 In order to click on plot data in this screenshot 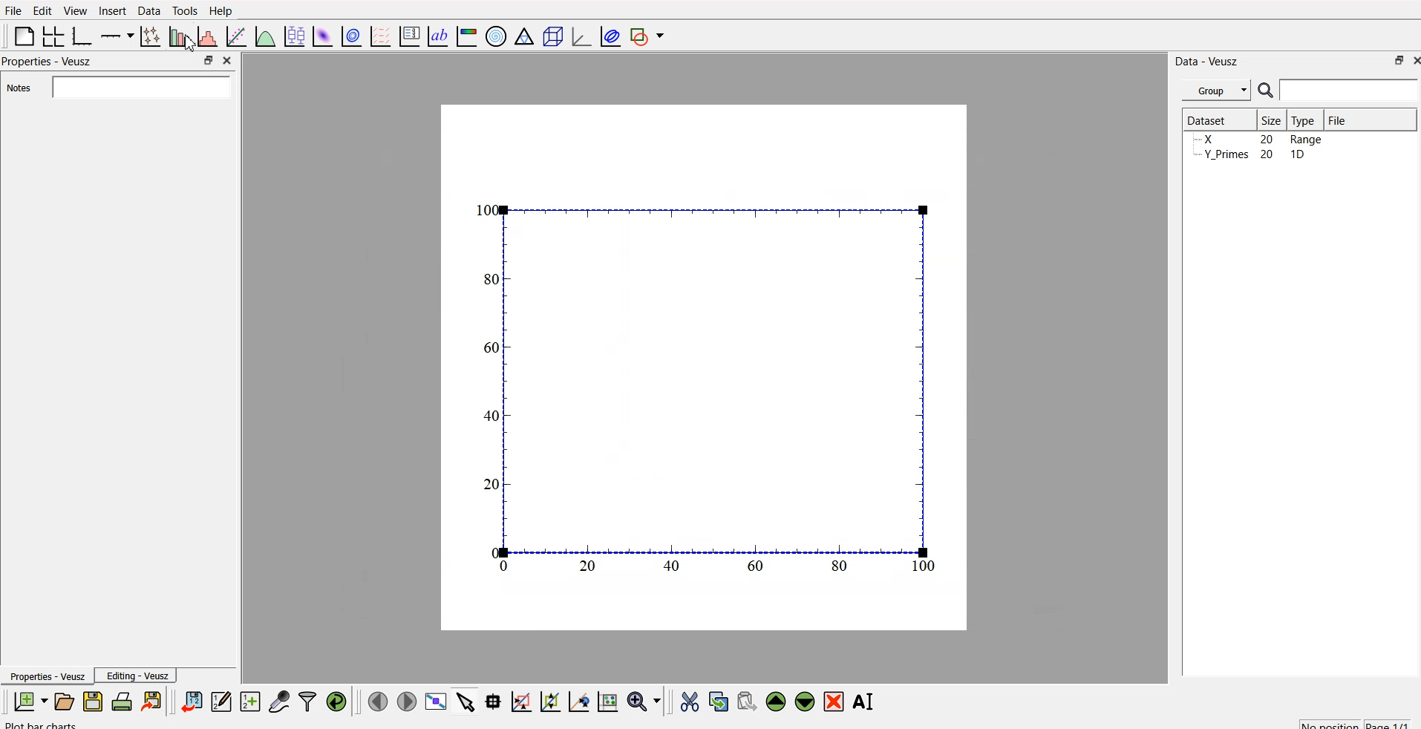, I will do `click(351, 35)`.